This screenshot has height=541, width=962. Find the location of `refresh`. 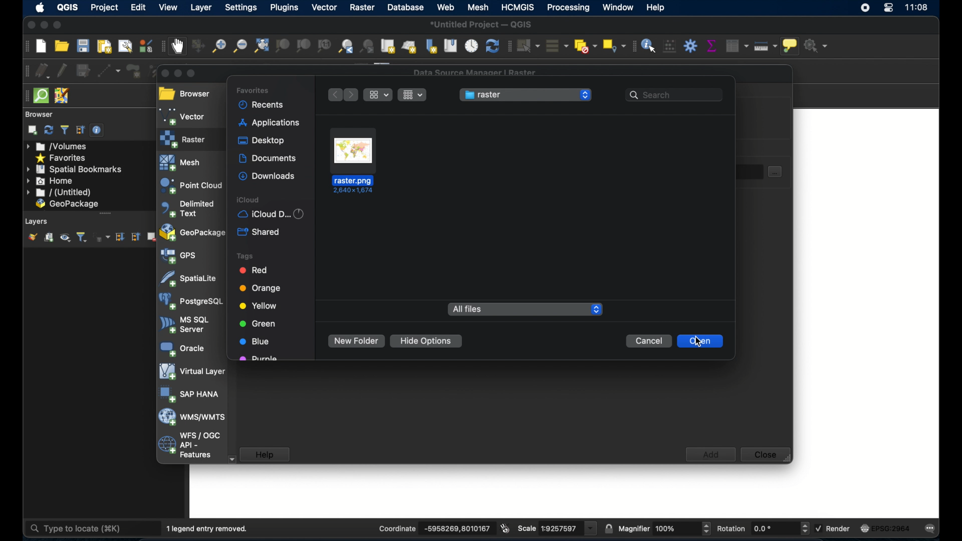

refresh is located at coordinates (492, 47).